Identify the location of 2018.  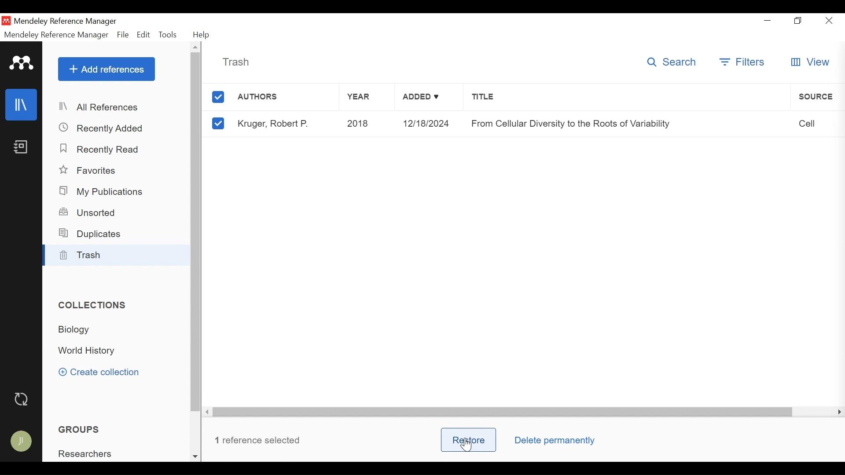
(366, 123).